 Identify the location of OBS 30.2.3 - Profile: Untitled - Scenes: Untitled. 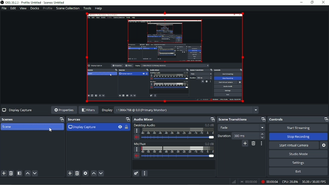
(33, 2).